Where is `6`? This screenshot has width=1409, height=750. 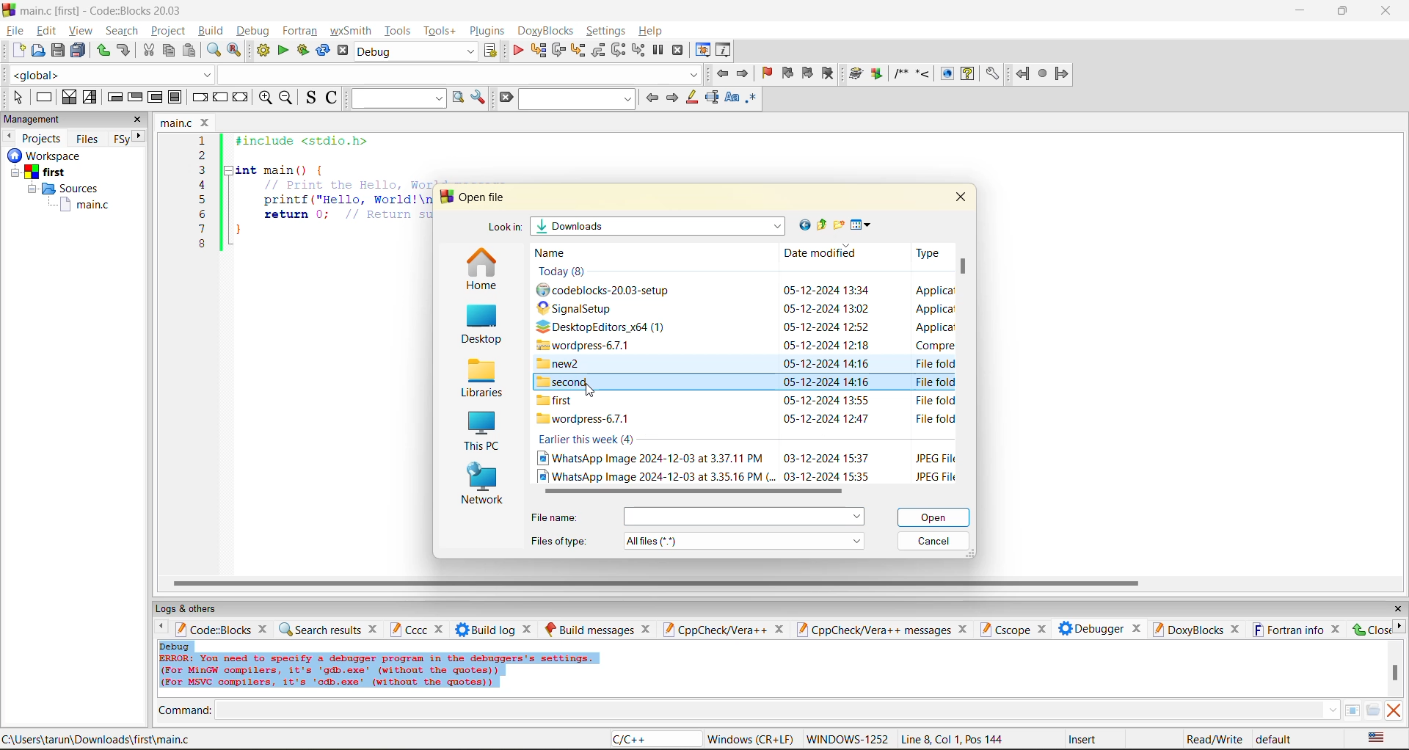 6 is located at coordinates (202, 214).